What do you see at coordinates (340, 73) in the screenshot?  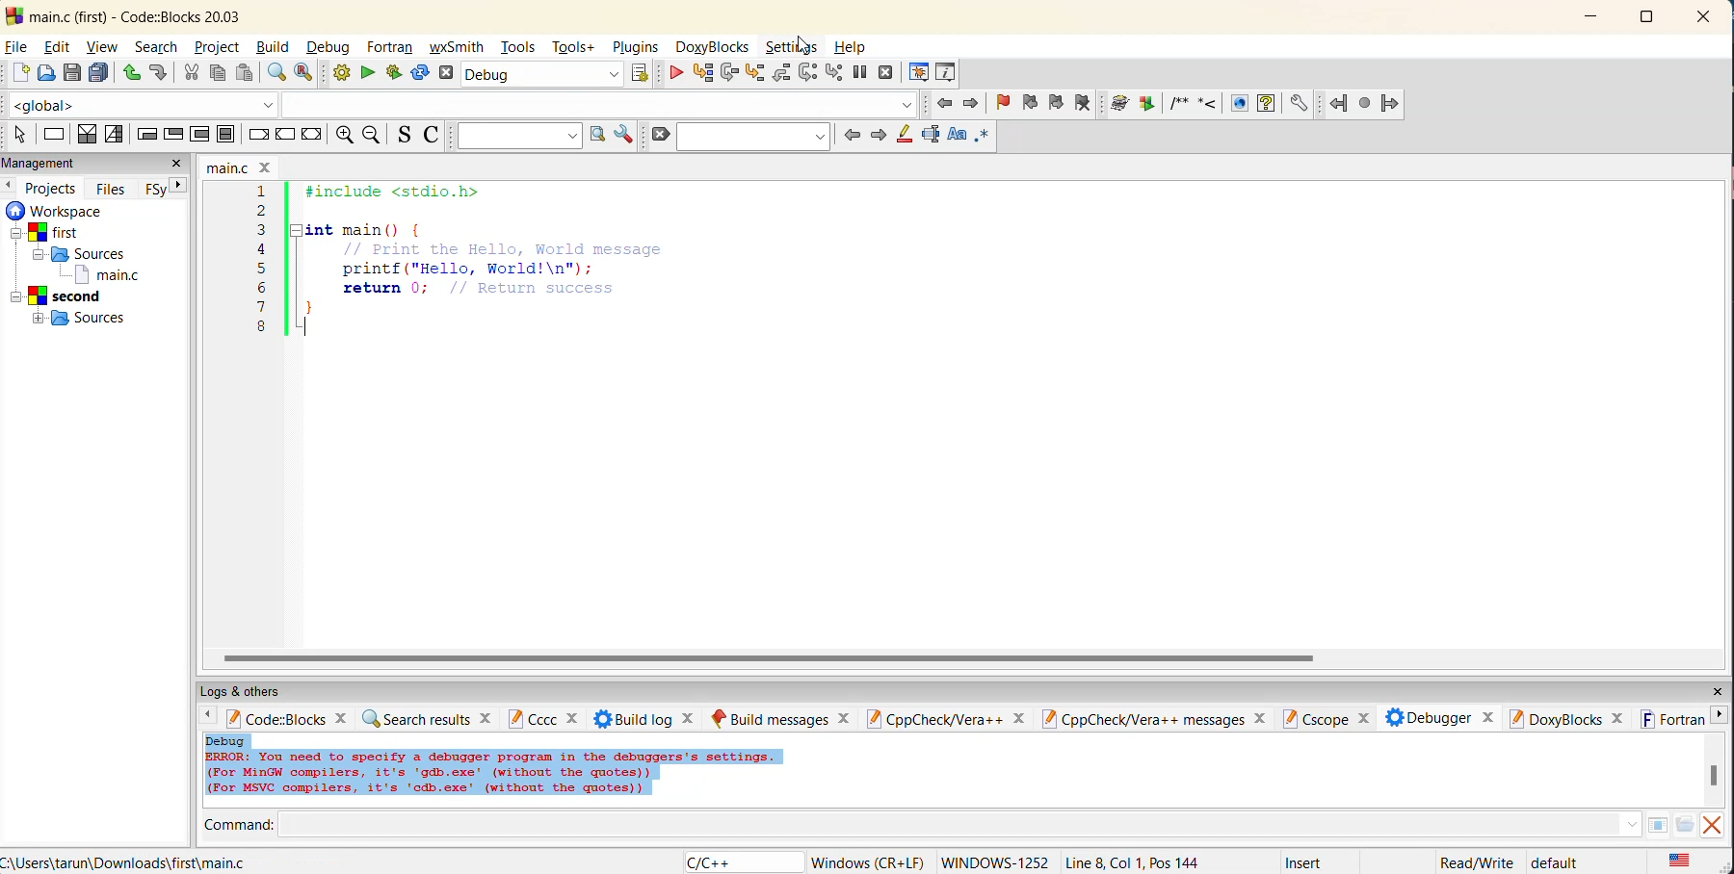 I see `build` at bounding box center [340, 73].